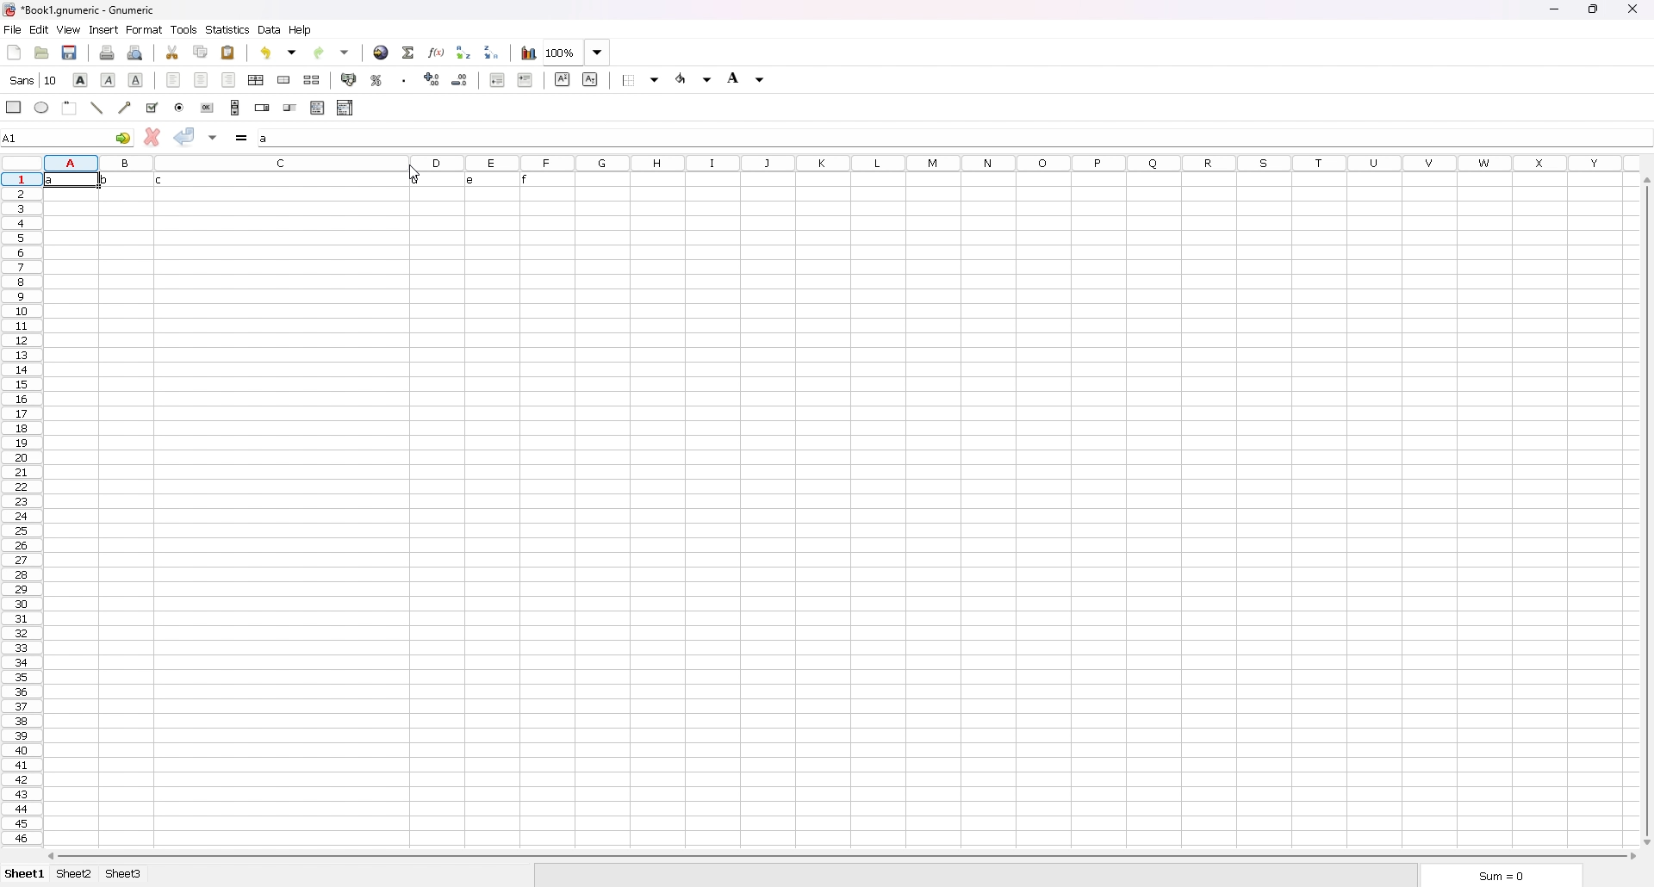 Image resolution: width=1654 pixels, height=887 pixels. I want to click on file, so click(12, 29).